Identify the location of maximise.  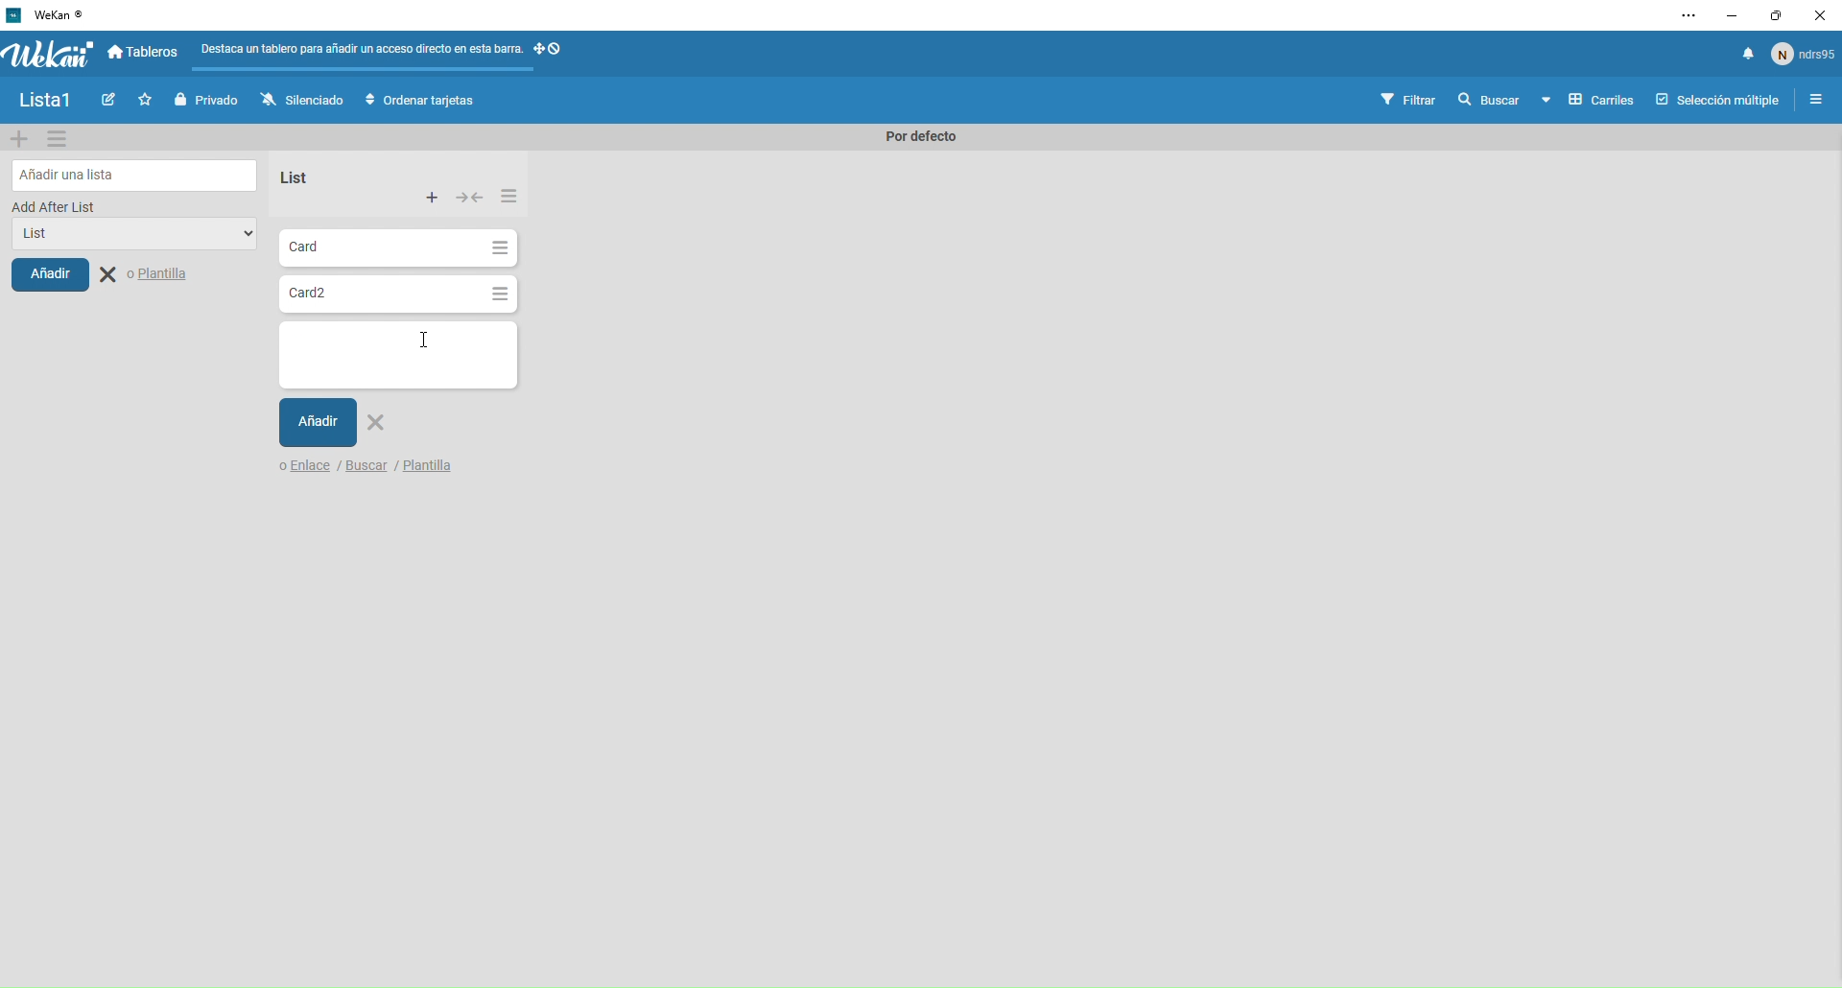
(1770, 17).